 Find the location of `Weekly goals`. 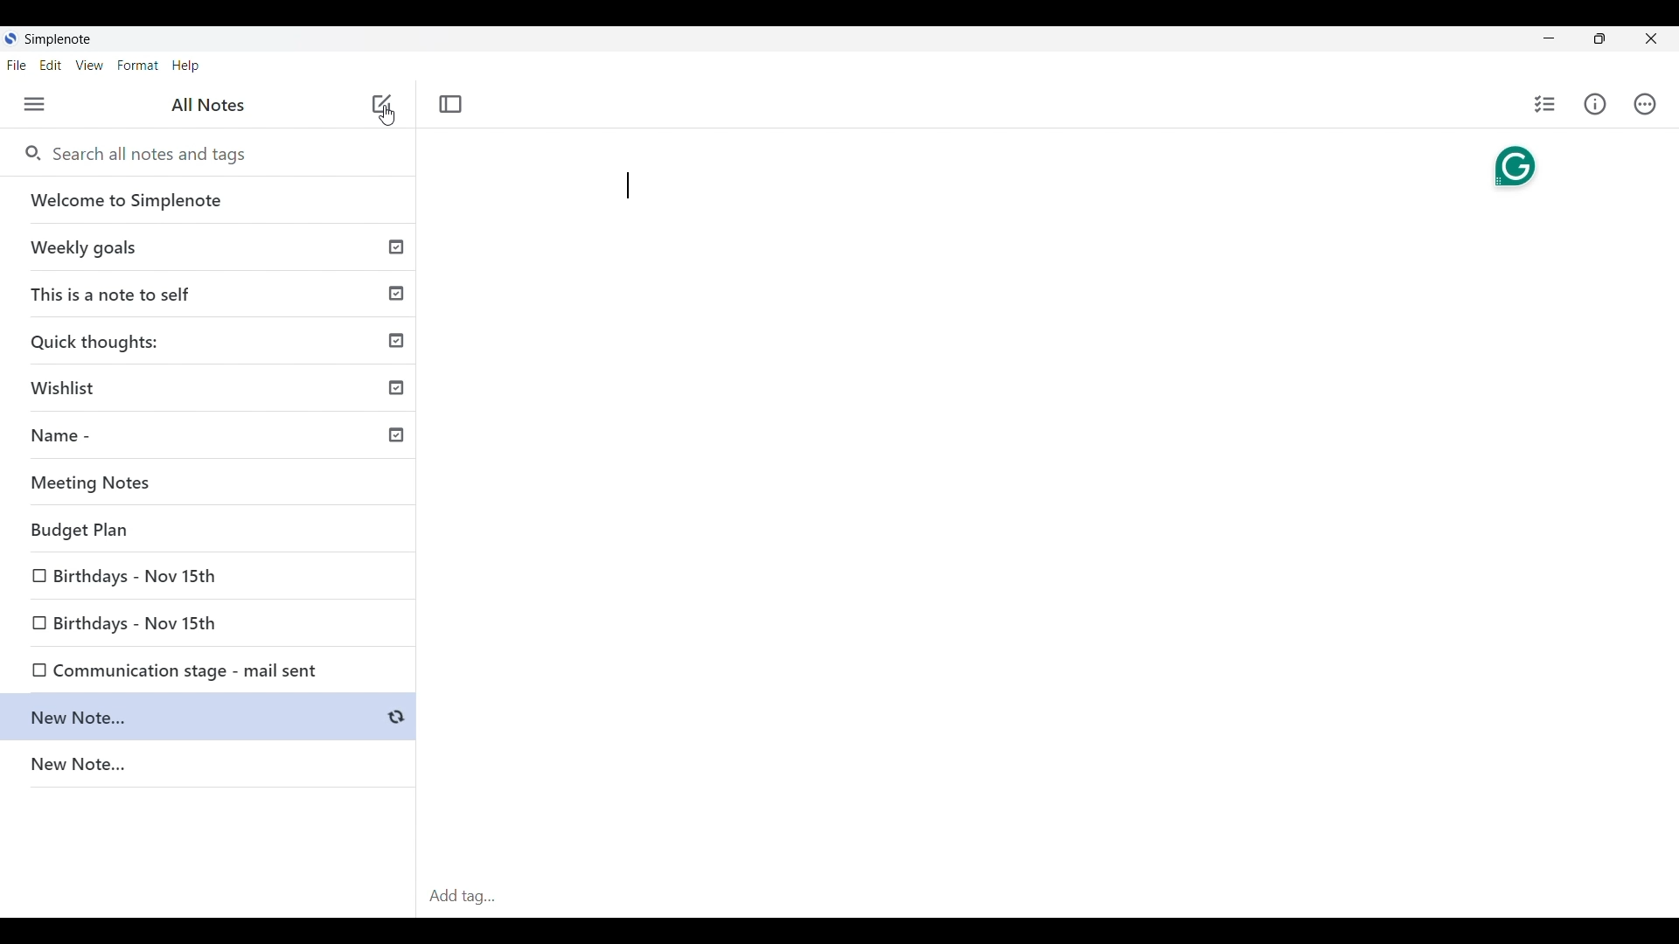

Weekly goals is located at coordinates (208, 246).